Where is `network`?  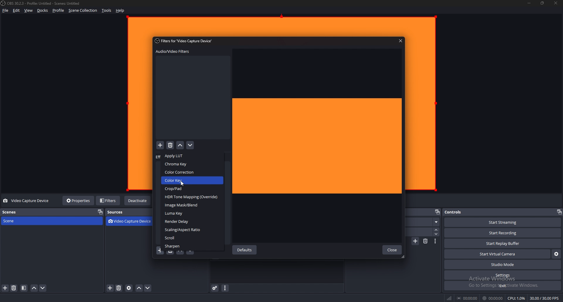 network is located at coordinates (450, 298).